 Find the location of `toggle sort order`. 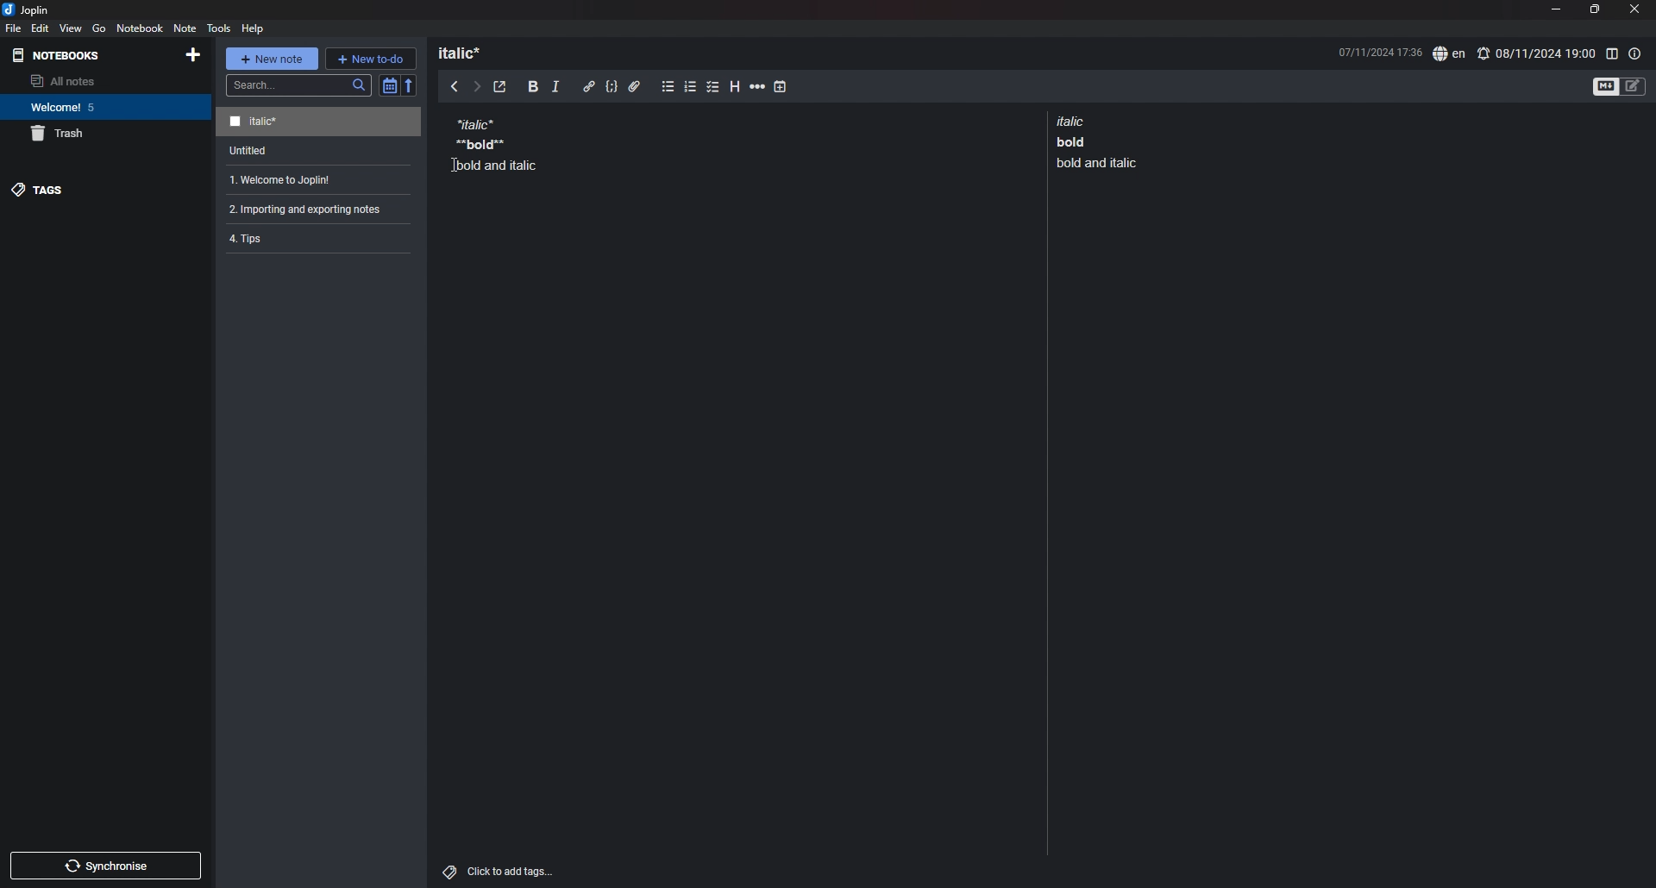

toggle sort order is located at coordinates (389, 85).